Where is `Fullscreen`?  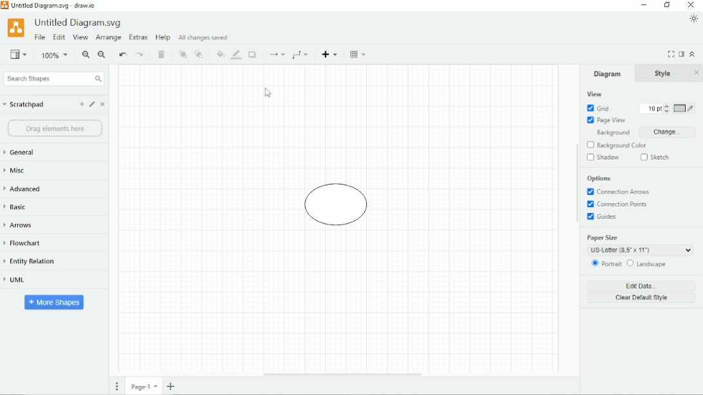 Fullscreen is located at coordinates (671, 54).